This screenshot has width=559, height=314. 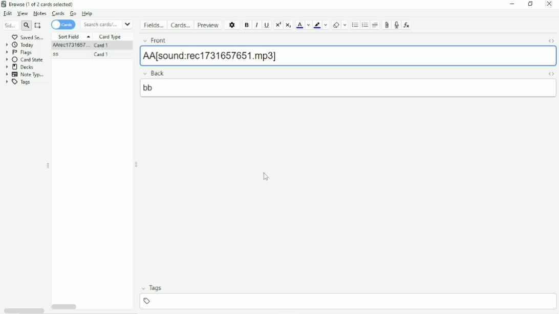 I want to click on View, so click(x=23, y=13).